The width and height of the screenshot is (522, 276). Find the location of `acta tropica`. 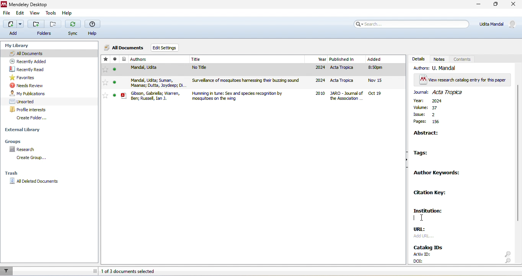

acta tropica is located at coordinates (345, 81).